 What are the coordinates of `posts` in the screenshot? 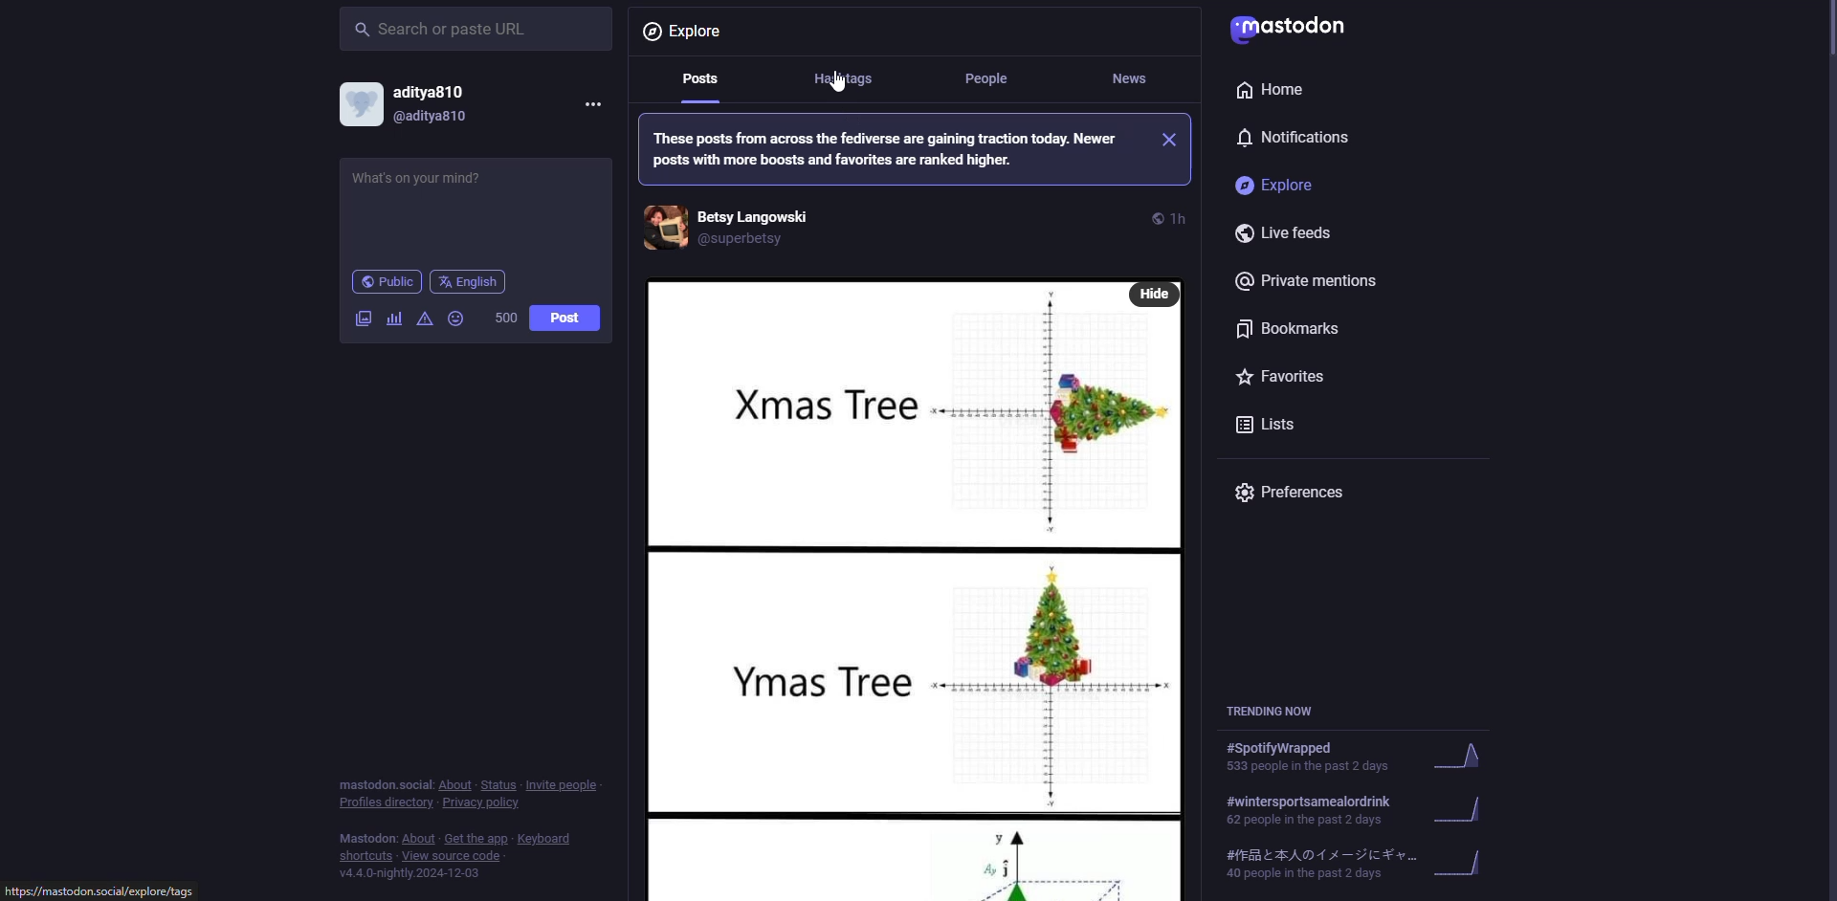 It's located at (708, 79).